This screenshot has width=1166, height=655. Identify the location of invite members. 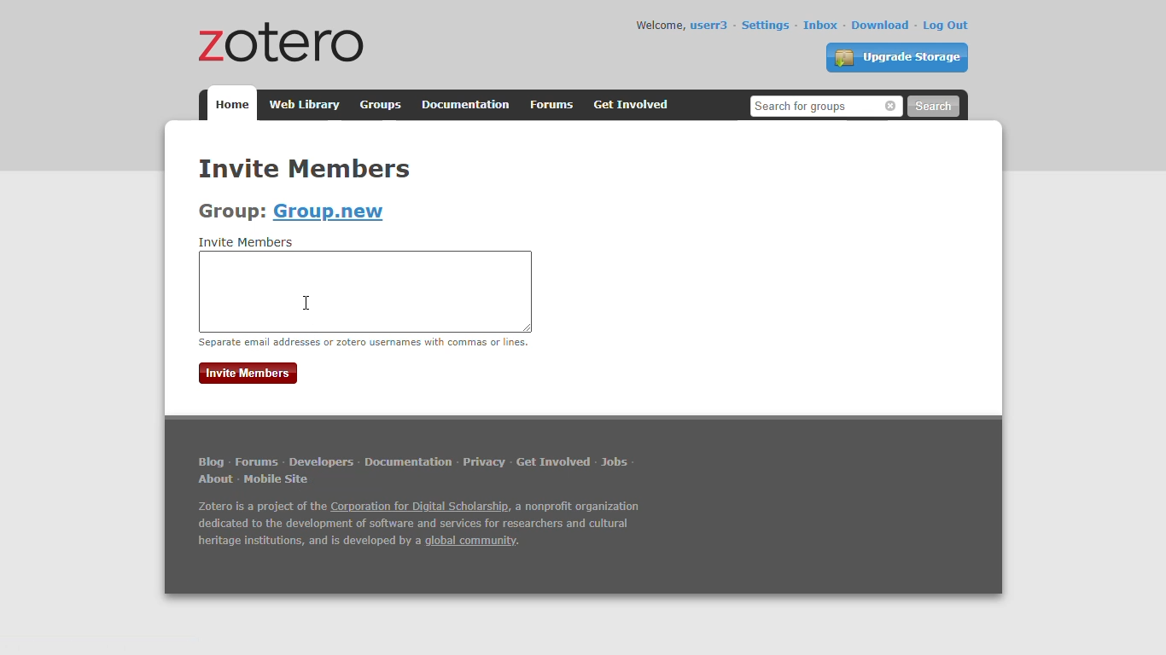
(248, 373).